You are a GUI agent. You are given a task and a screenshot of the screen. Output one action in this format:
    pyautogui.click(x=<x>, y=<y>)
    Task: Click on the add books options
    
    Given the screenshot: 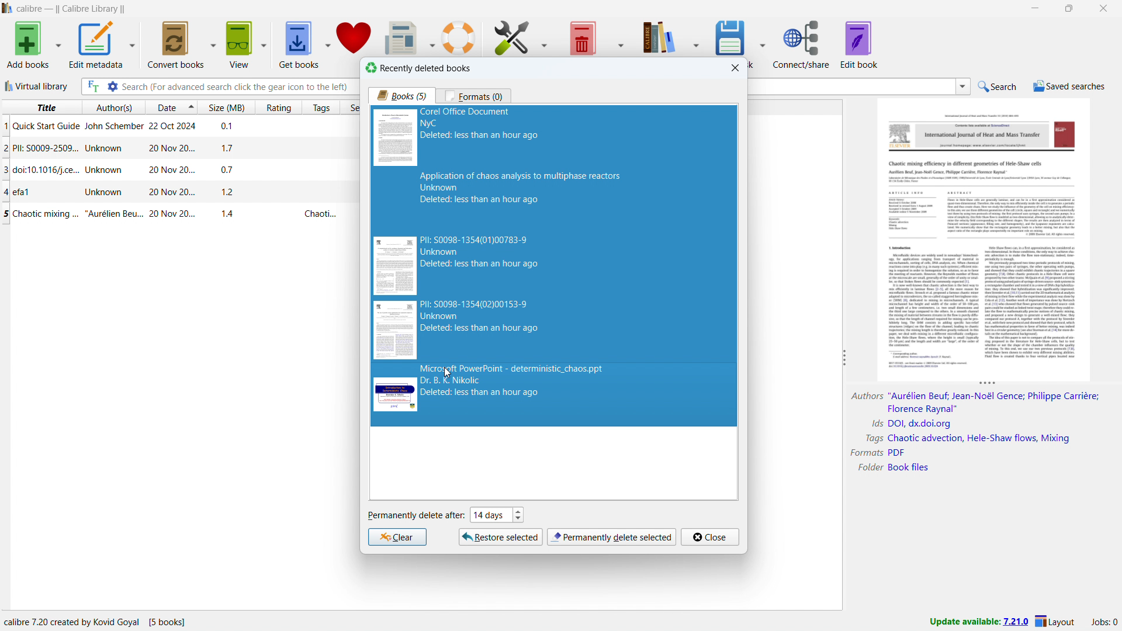 What is the action you would take?
    pyautogui.click(x=58, y=44)
    